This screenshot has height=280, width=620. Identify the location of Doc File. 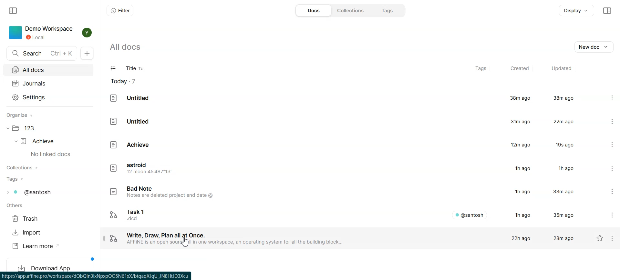
(347, 214).